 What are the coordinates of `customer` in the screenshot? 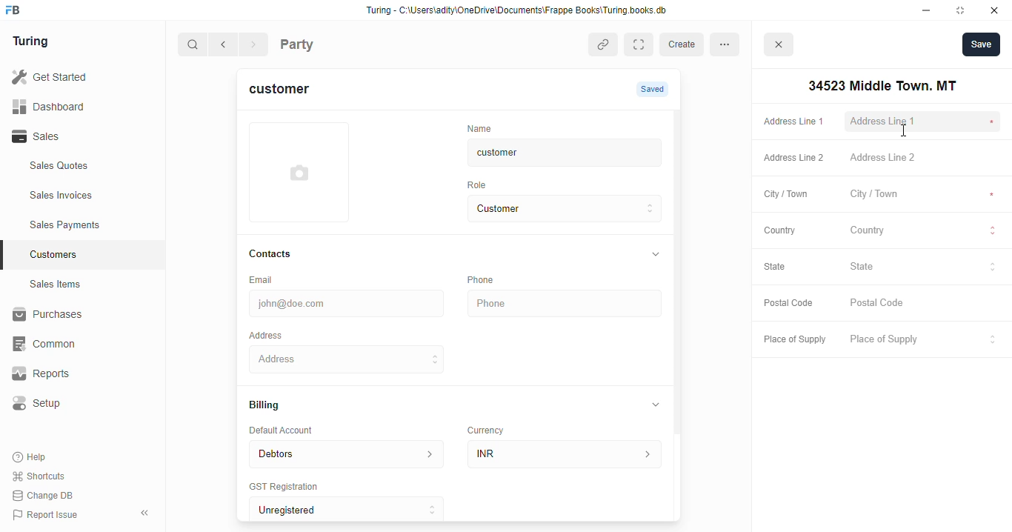 It's located at (288, 91).